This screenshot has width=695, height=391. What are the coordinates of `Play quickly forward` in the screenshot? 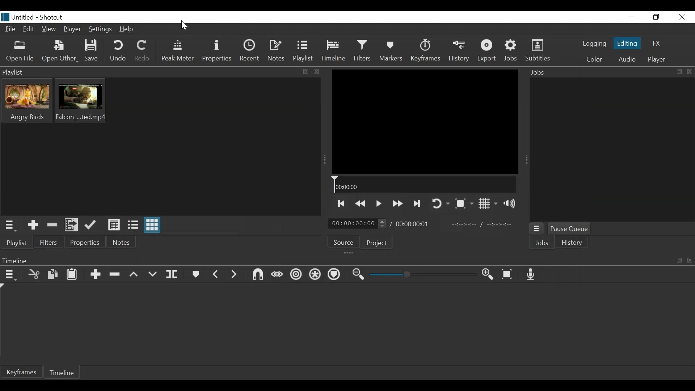 It's located at (398, 203).